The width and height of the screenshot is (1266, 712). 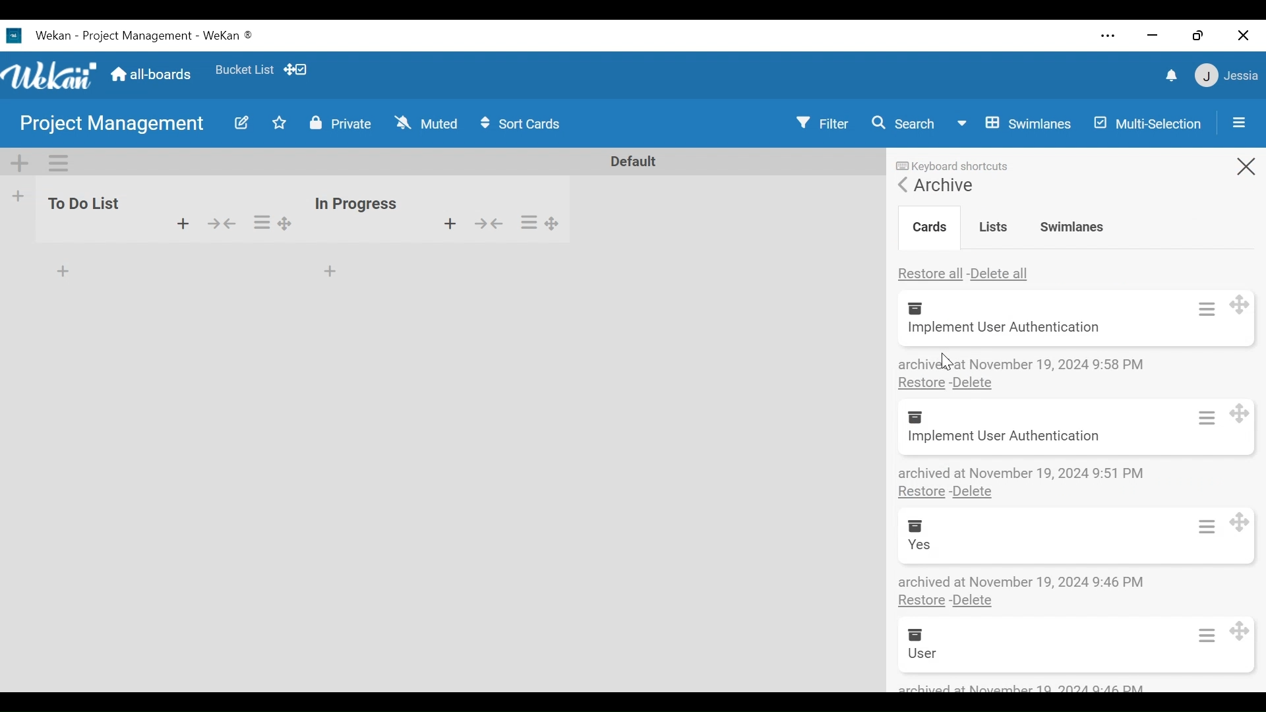 I want to click on Crads, so click(x=928, y=227).